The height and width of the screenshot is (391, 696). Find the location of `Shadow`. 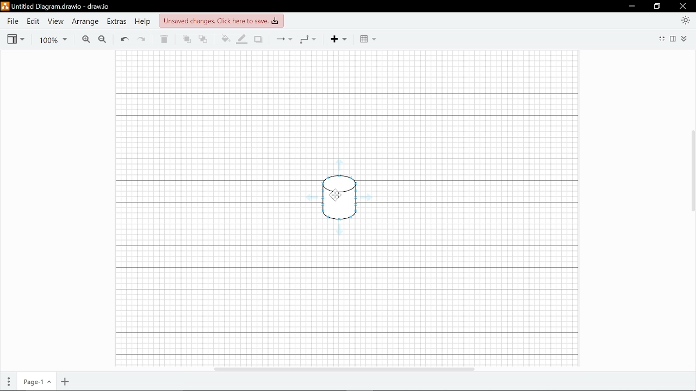

Shadow is located at coordinates (258, 39).